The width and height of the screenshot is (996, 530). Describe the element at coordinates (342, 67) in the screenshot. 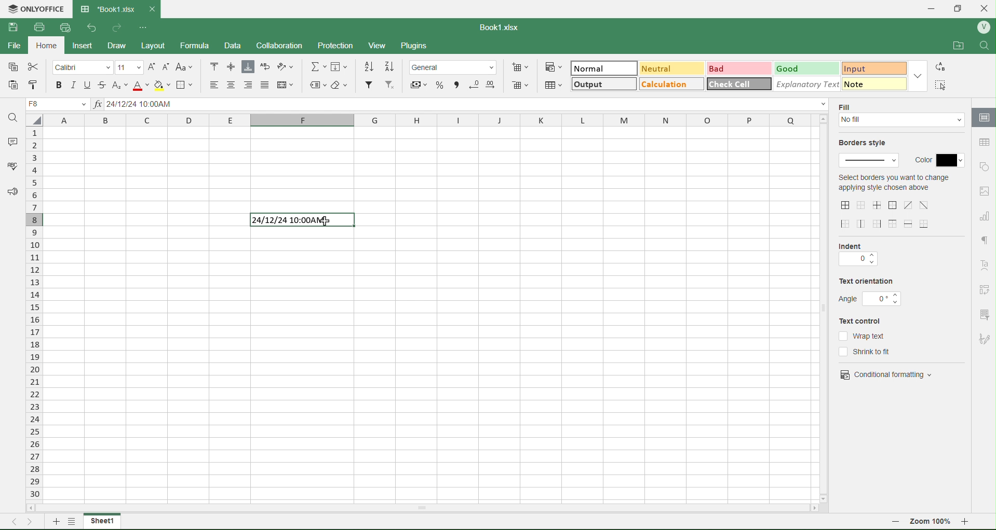

I see `Fill` at that location.